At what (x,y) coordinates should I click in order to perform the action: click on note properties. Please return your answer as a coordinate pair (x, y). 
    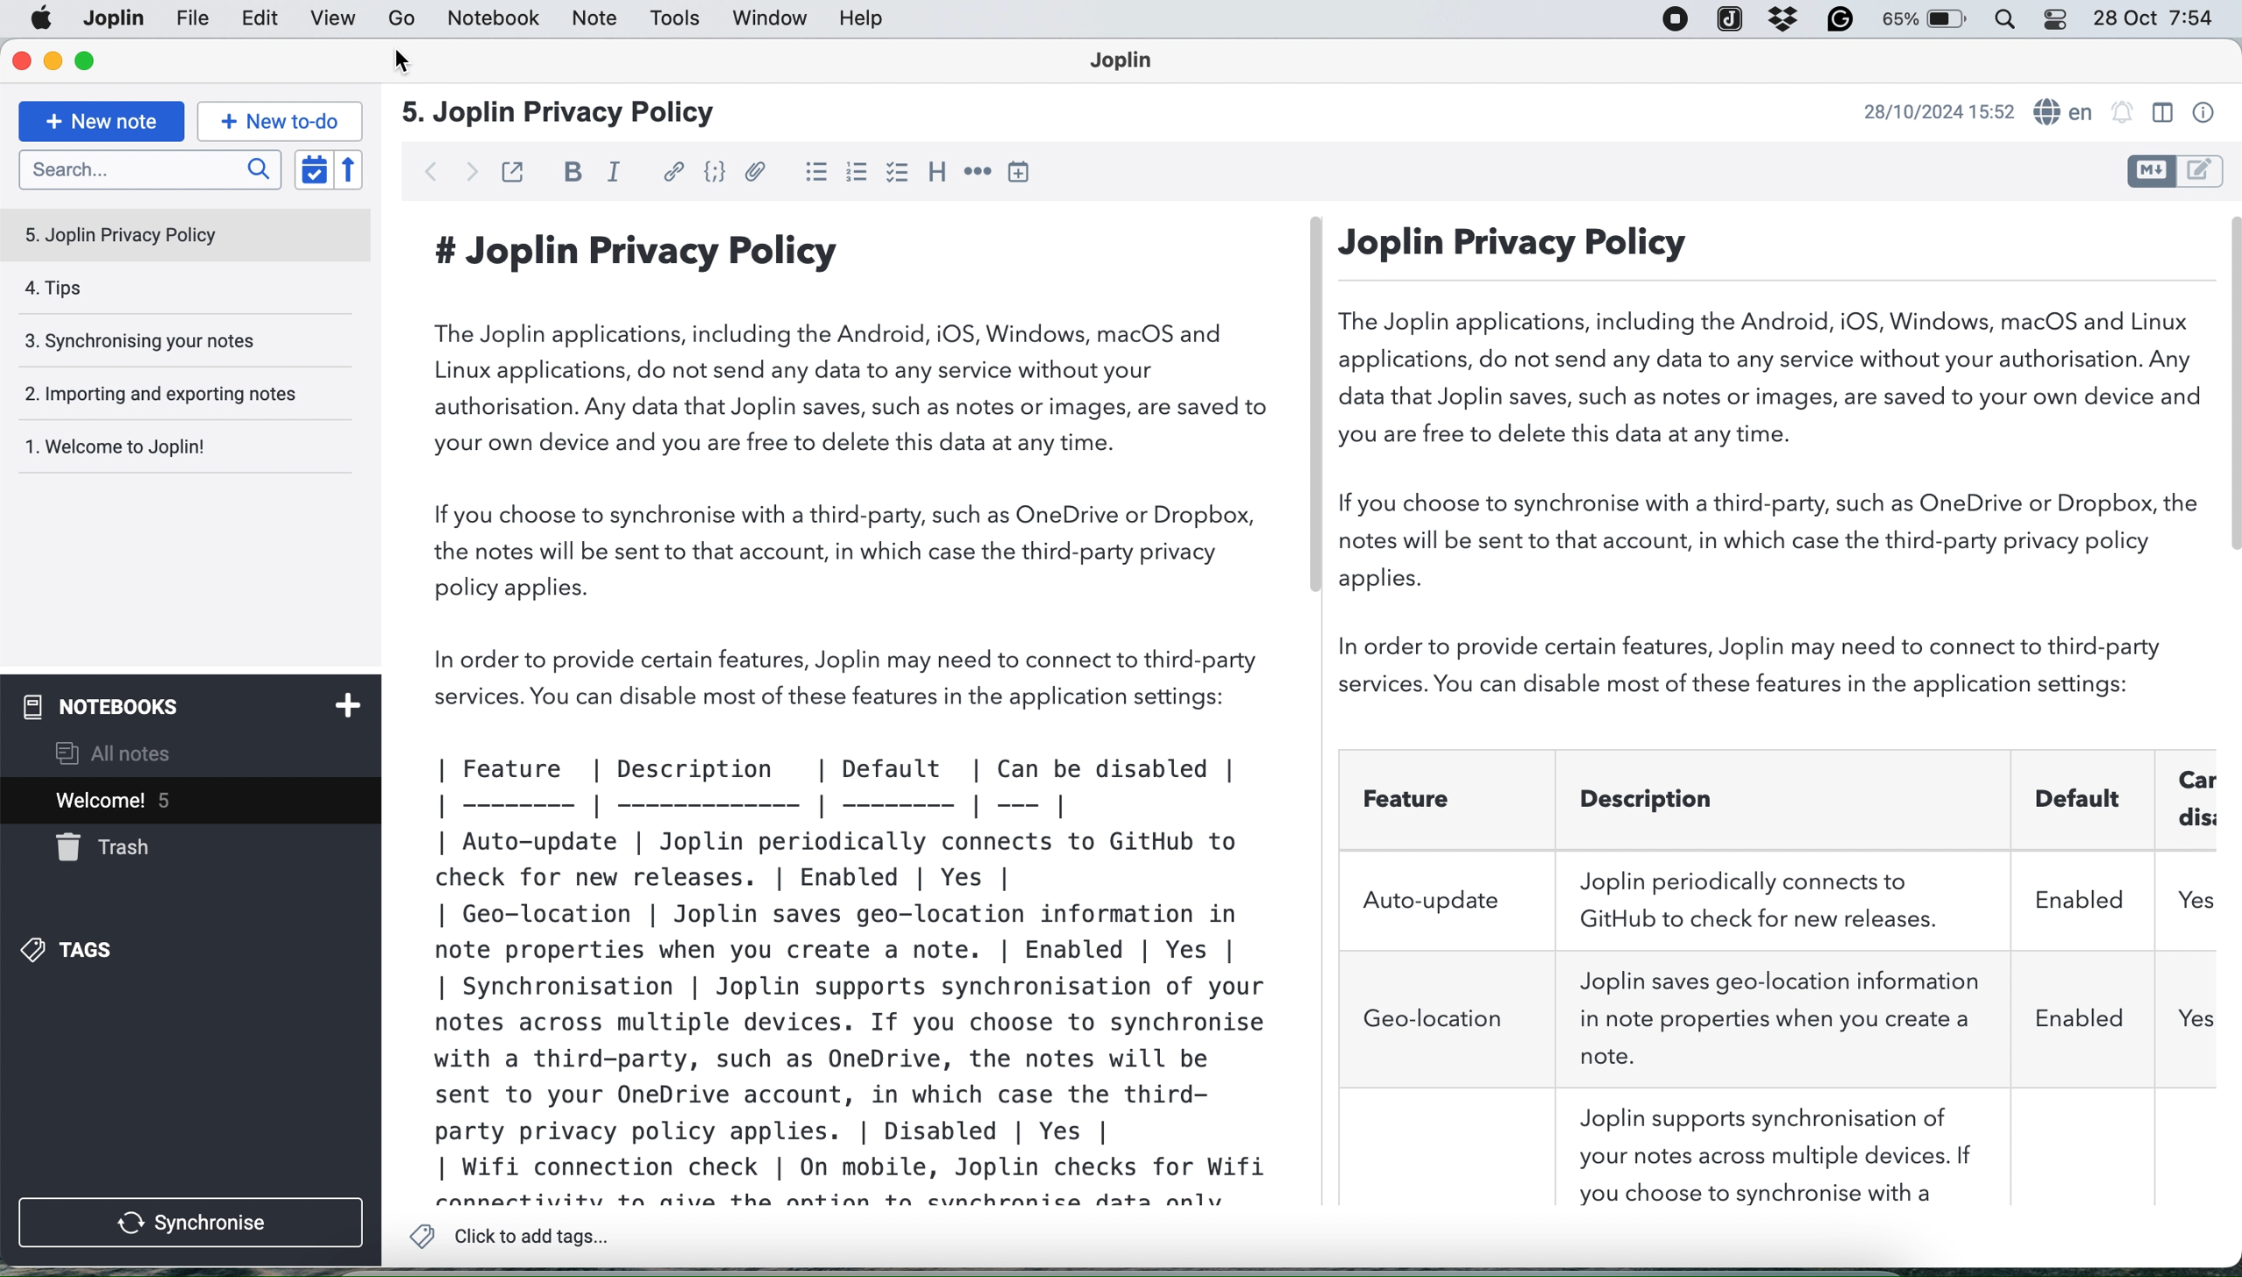
    Looking at the image, I should click on (2203, 113).